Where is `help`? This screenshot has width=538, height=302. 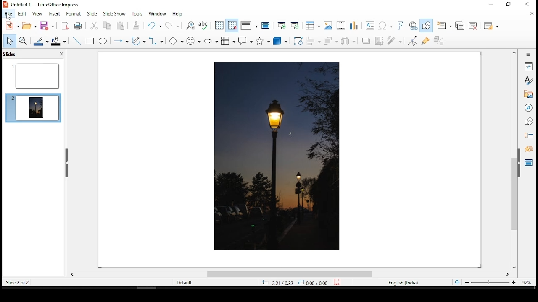 help is located at coordinates (179, 14).